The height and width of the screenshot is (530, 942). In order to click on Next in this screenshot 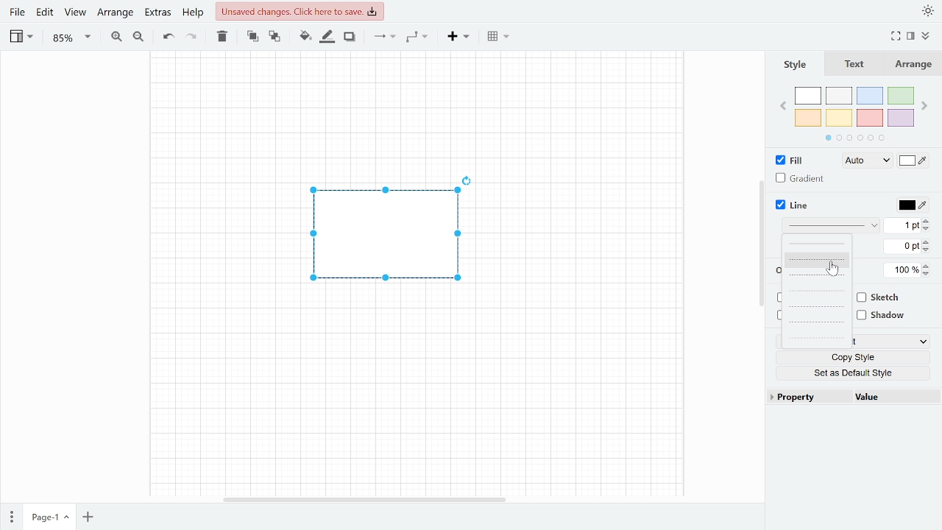, I will do `click(927, 104)`.